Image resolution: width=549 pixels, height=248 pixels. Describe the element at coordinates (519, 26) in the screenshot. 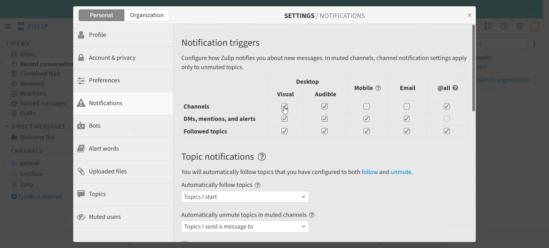

I see `Main menu` at that location.